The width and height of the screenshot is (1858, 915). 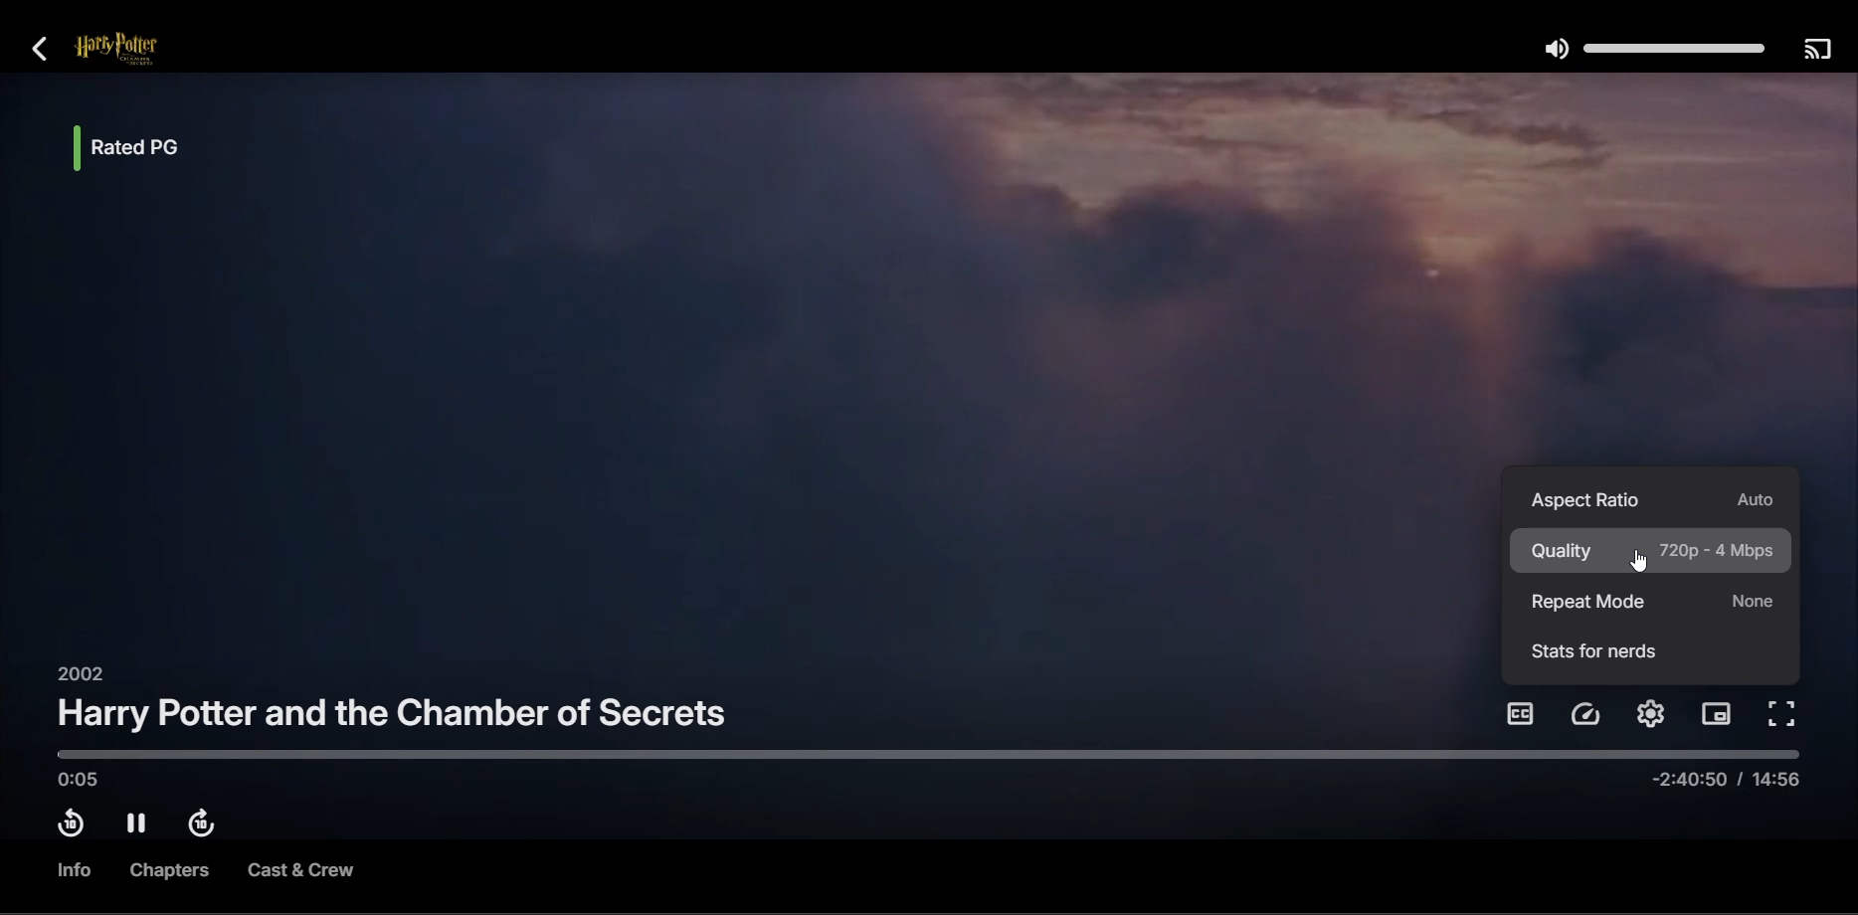 I want to click on Back, so click(x=50, y=51).